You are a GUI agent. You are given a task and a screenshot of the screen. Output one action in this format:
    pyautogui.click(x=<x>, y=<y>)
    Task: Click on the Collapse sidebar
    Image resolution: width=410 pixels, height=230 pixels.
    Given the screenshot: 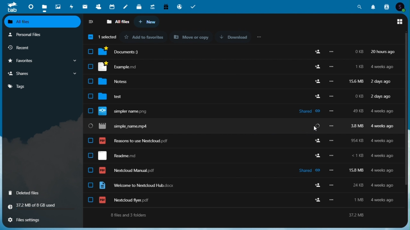 What is the action you would take?
    pyautogui.click(x=92, y=22)
    